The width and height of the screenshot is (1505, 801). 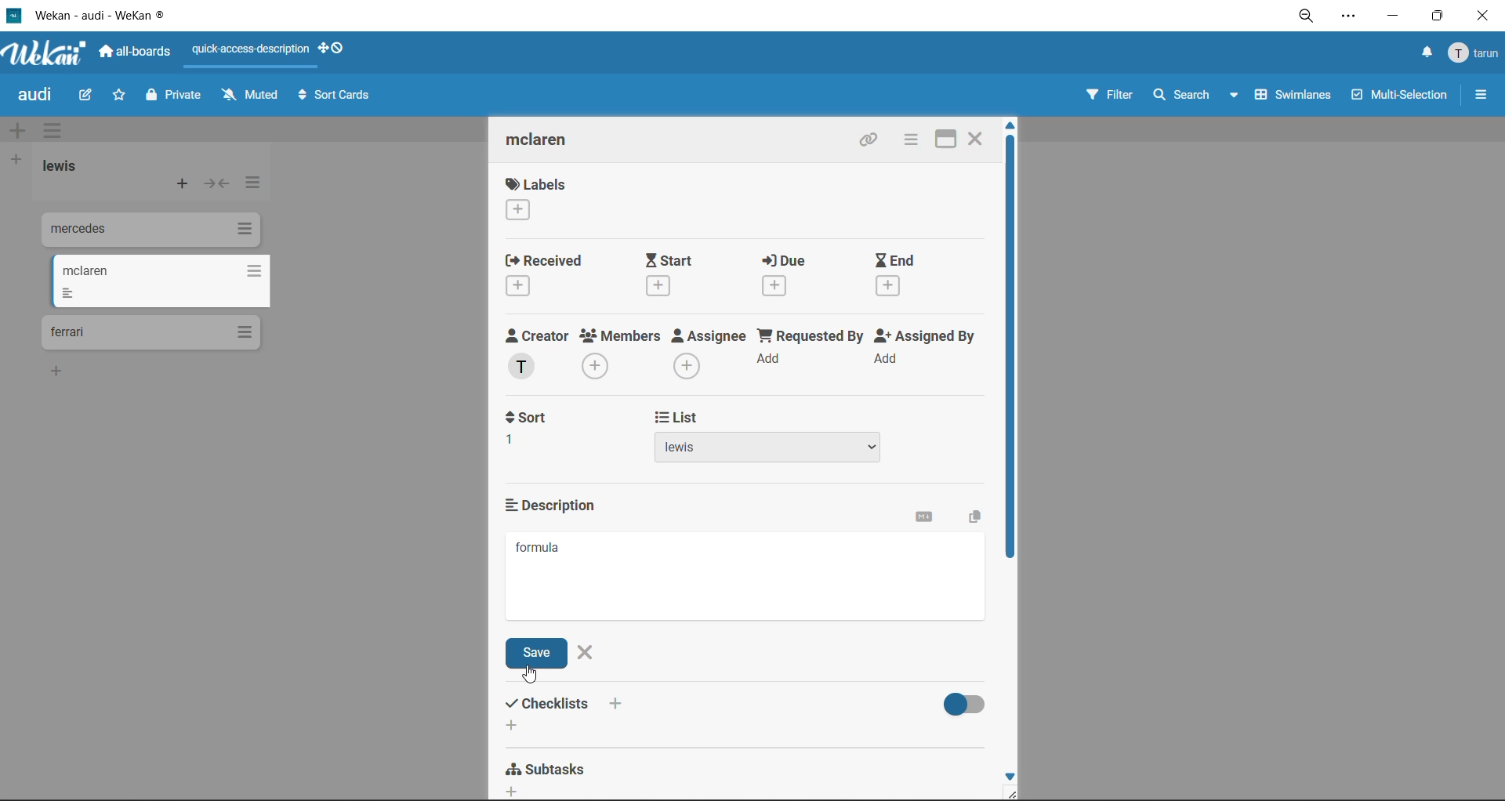 I want to click on cards, so click(x=159, y=281).